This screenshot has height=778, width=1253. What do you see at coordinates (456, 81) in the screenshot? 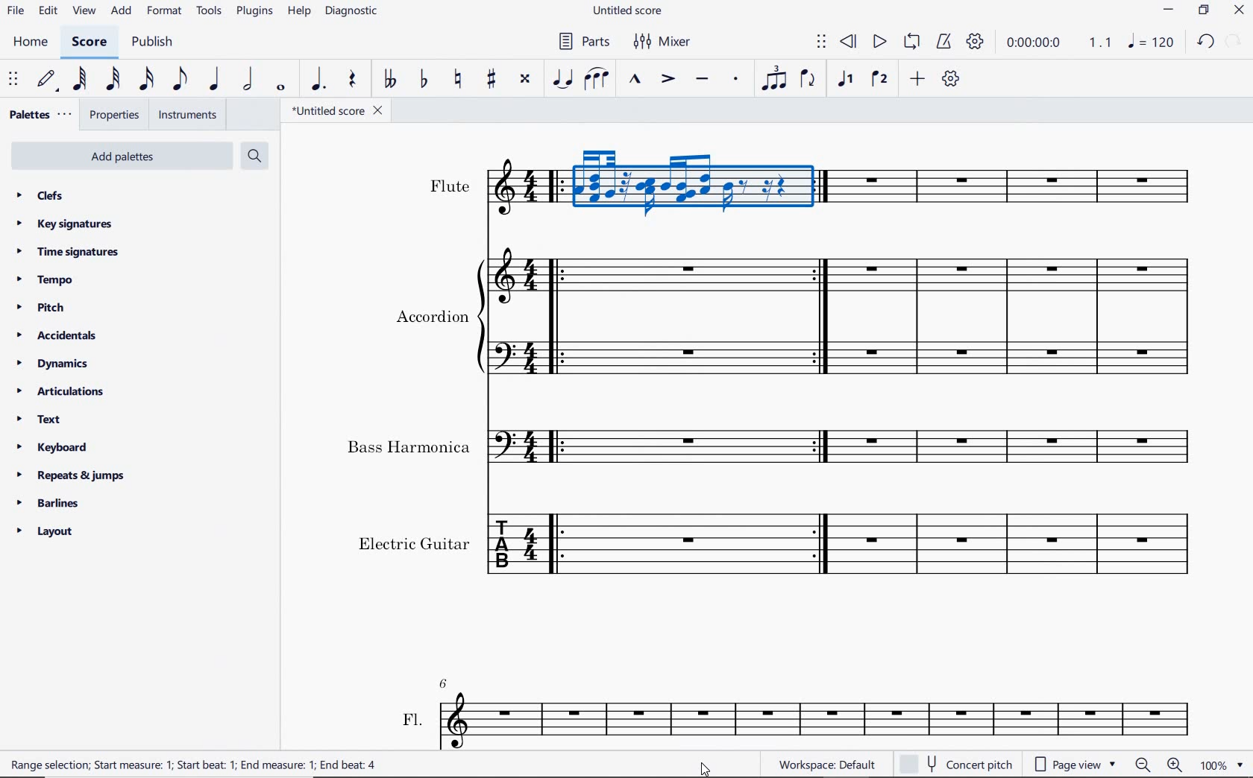
I see `toggle natural` at bounding box center [456, 81].